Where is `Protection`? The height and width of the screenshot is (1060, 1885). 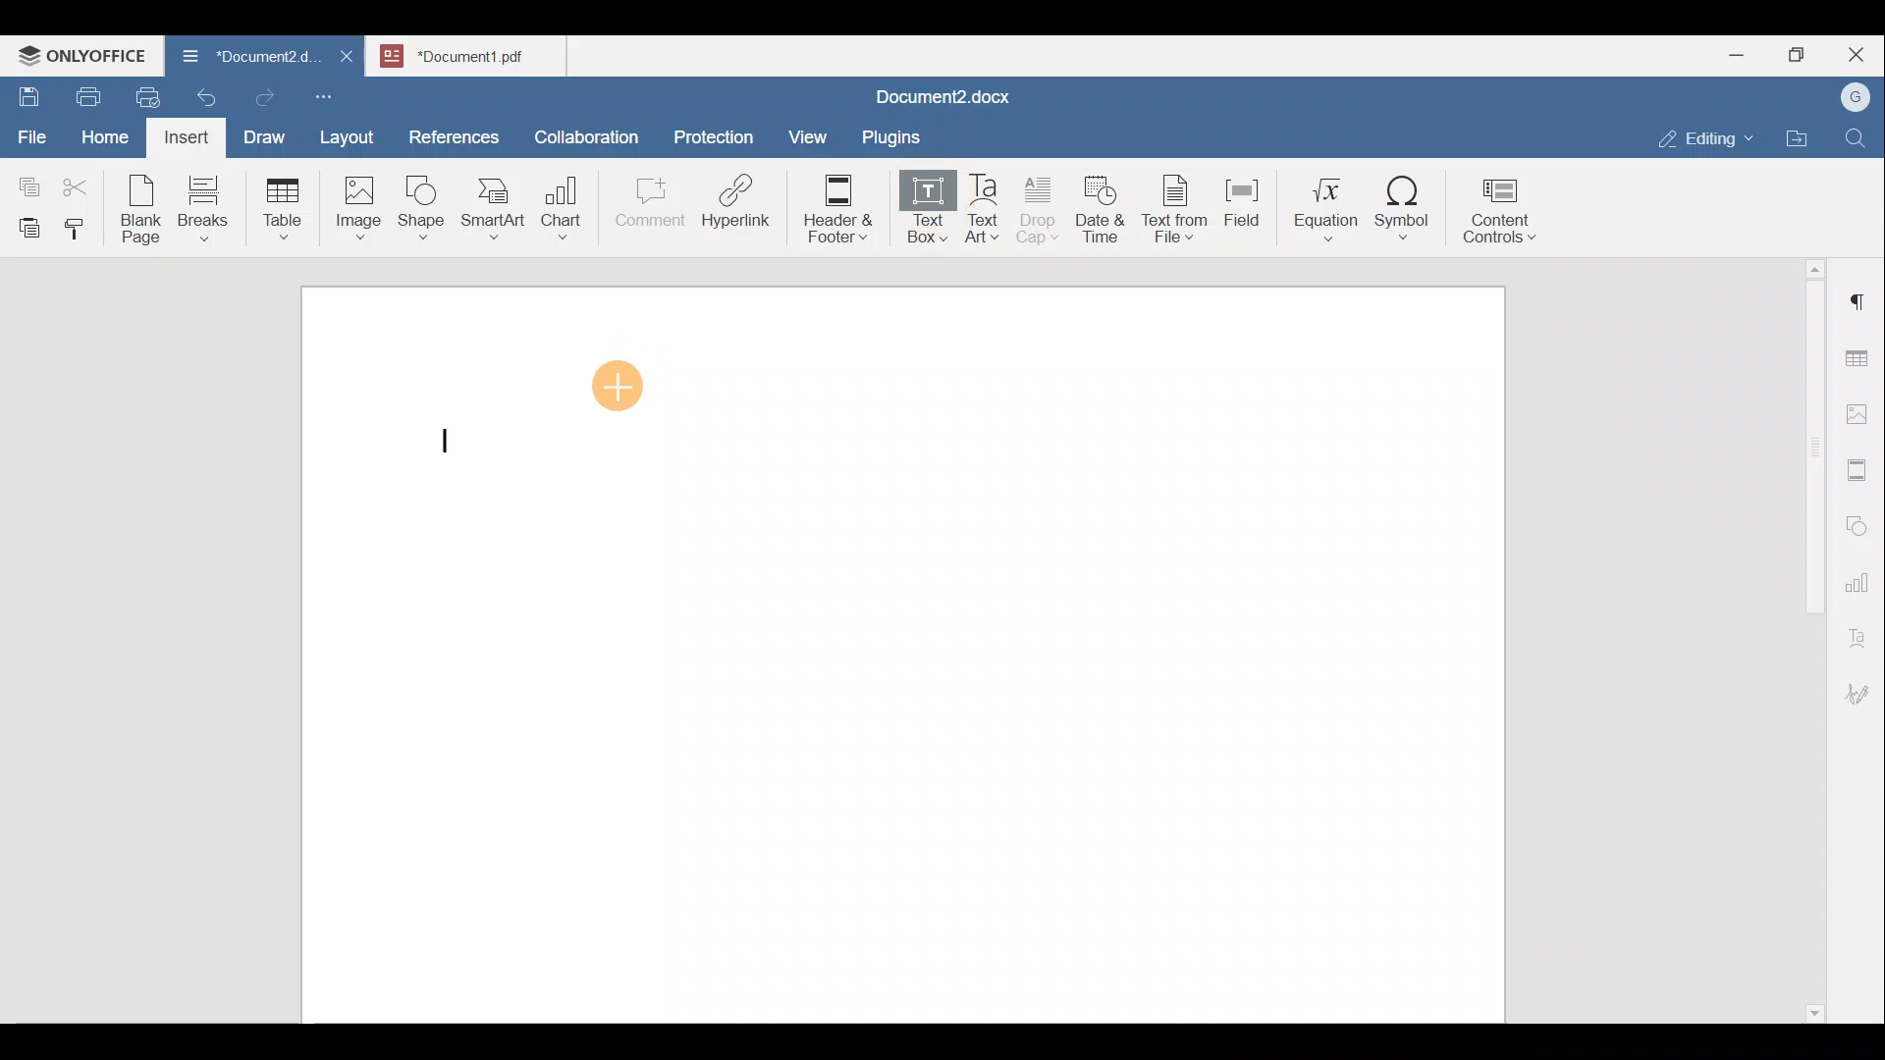
Protection is located at coordinates (720, 134).